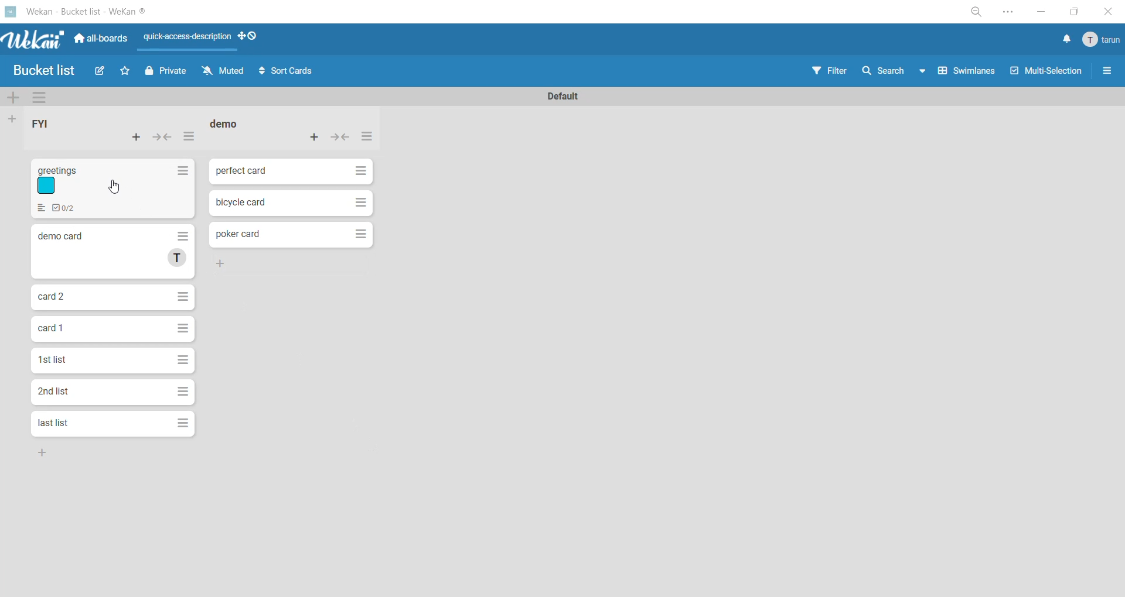  What do you see at coordinates (1073, 13) in the screenshot?
I see `maximize` at bounding box center [1073, 13].